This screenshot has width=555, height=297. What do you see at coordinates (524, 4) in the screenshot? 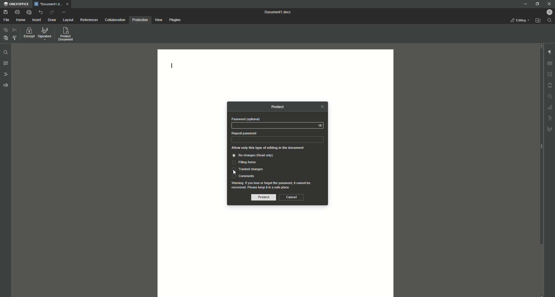
I see `Minimize` at bounding box center [524, 4].